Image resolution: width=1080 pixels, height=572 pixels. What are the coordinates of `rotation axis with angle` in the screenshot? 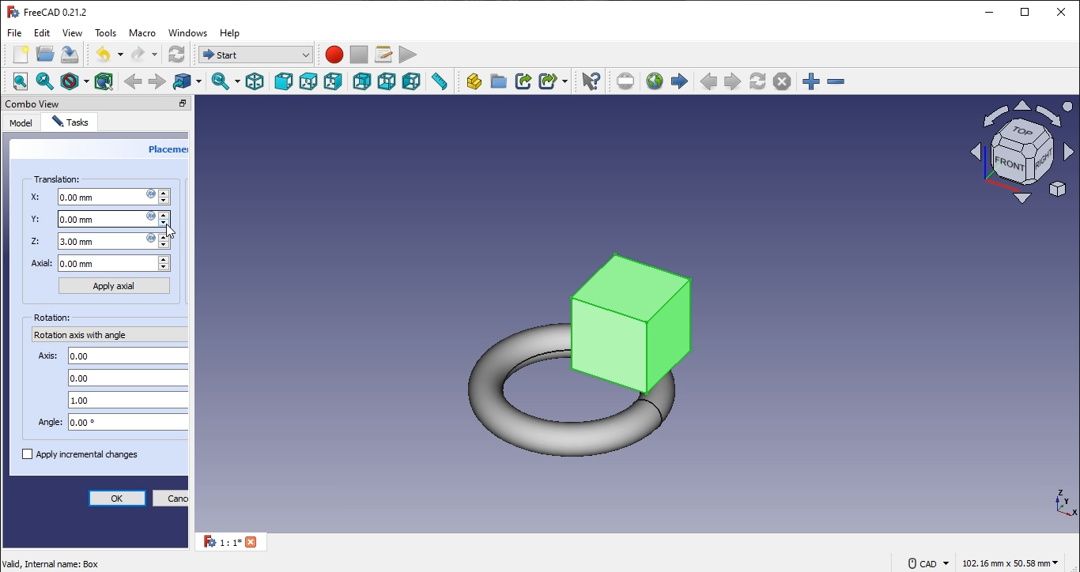 It's located at (85, 337).